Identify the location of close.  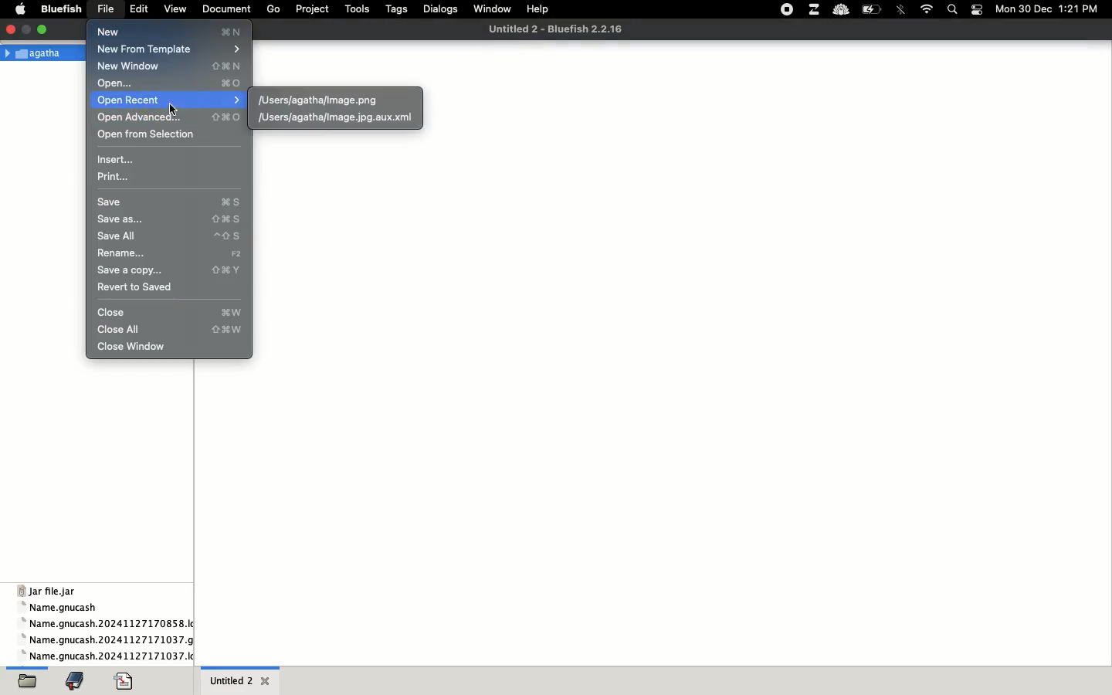
(266, 681).